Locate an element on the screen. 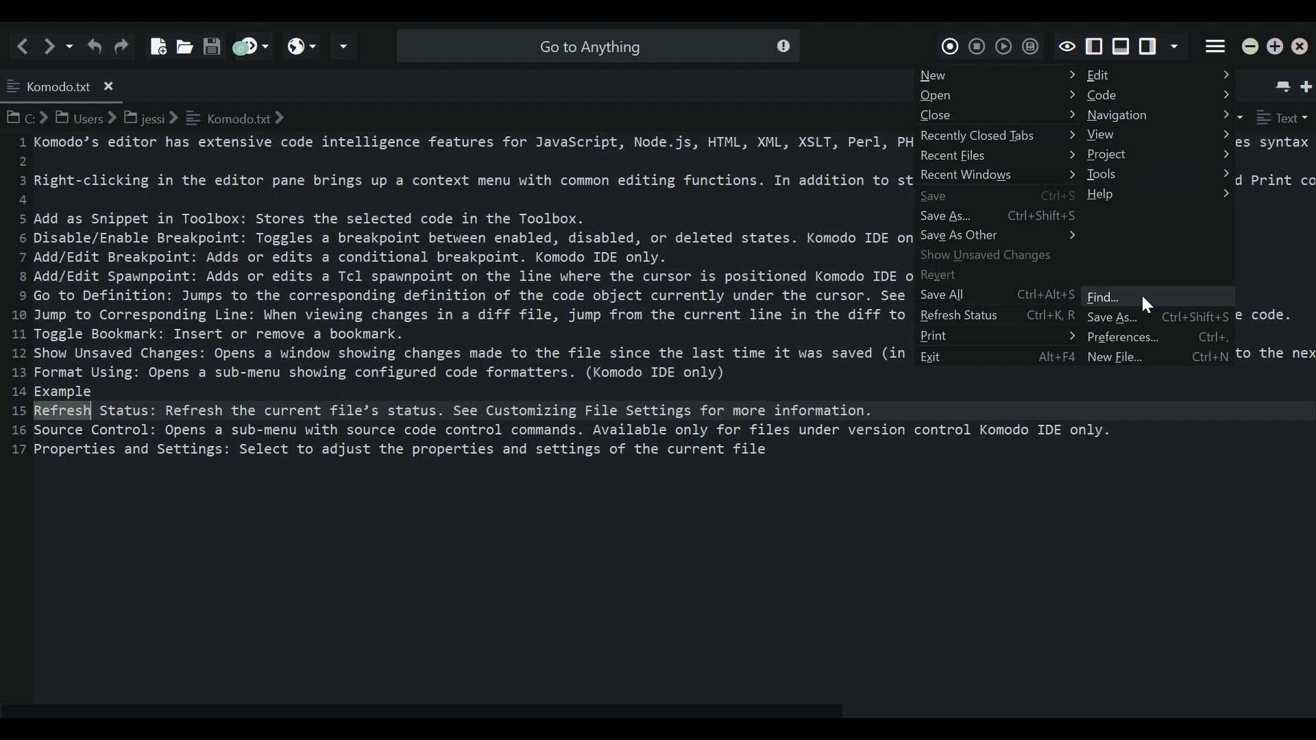  Go back one location  is located at coordinates (26, 45).